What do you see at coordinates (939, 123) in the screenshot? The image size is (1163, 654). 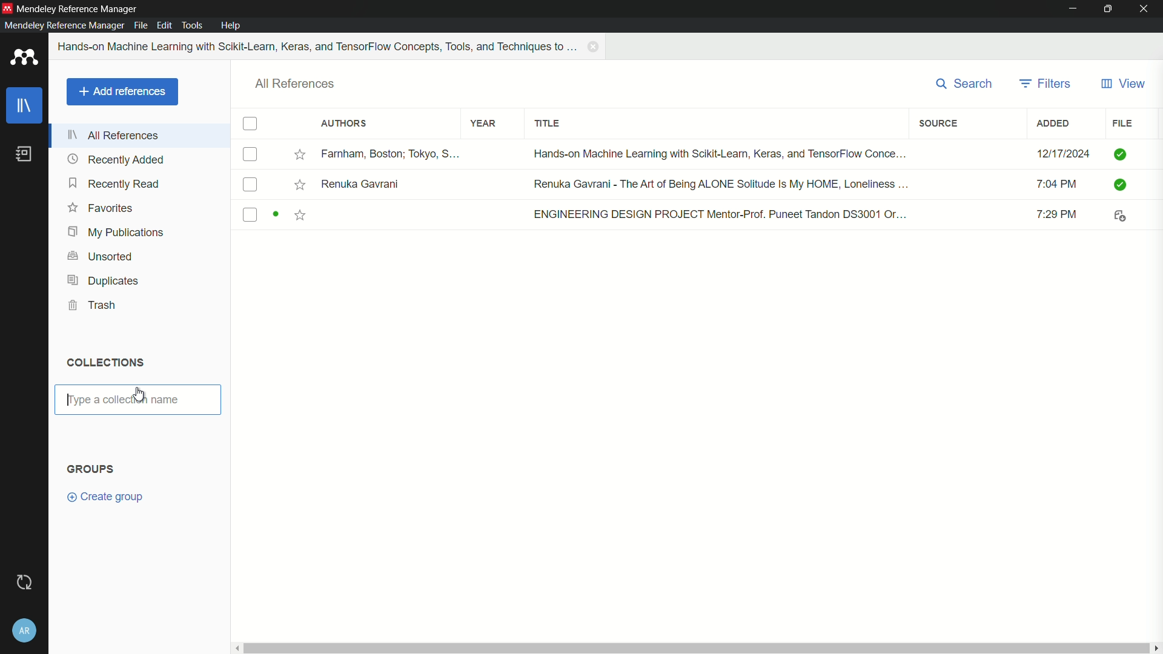 I see `source` at bounding box center [939, 123].